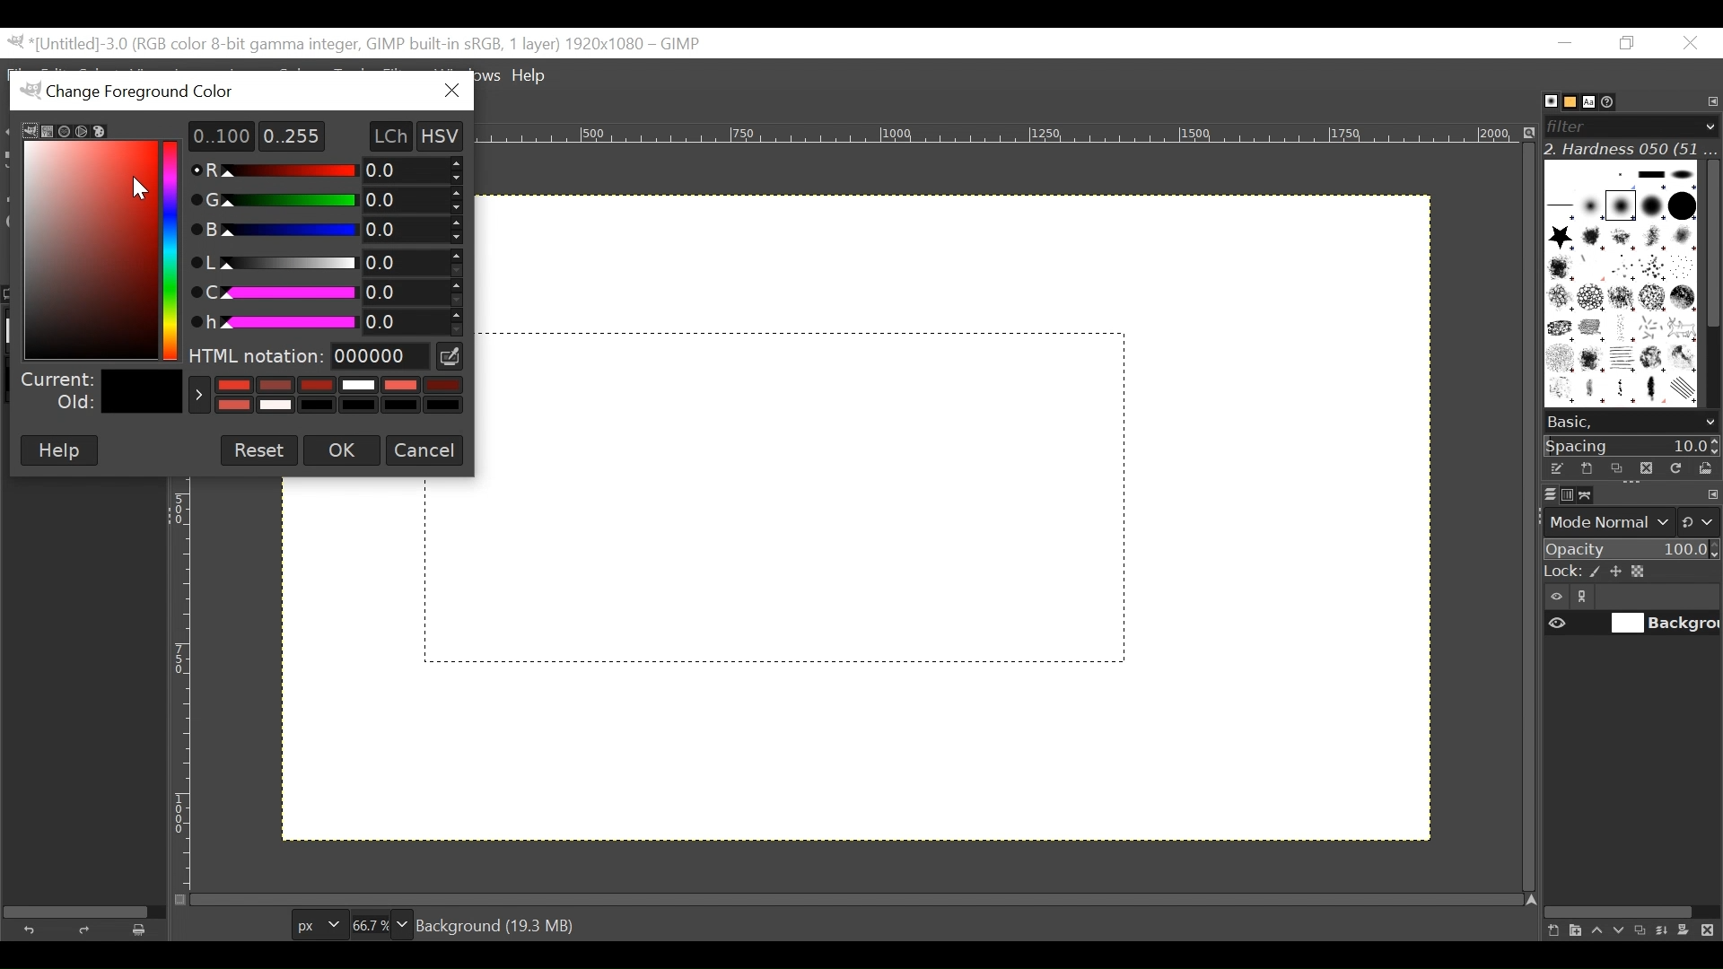 This screenshot has width=1723, height=969. Describe the element at coordinates (382, 135) in the screenshot. I see `LCH` at that location.